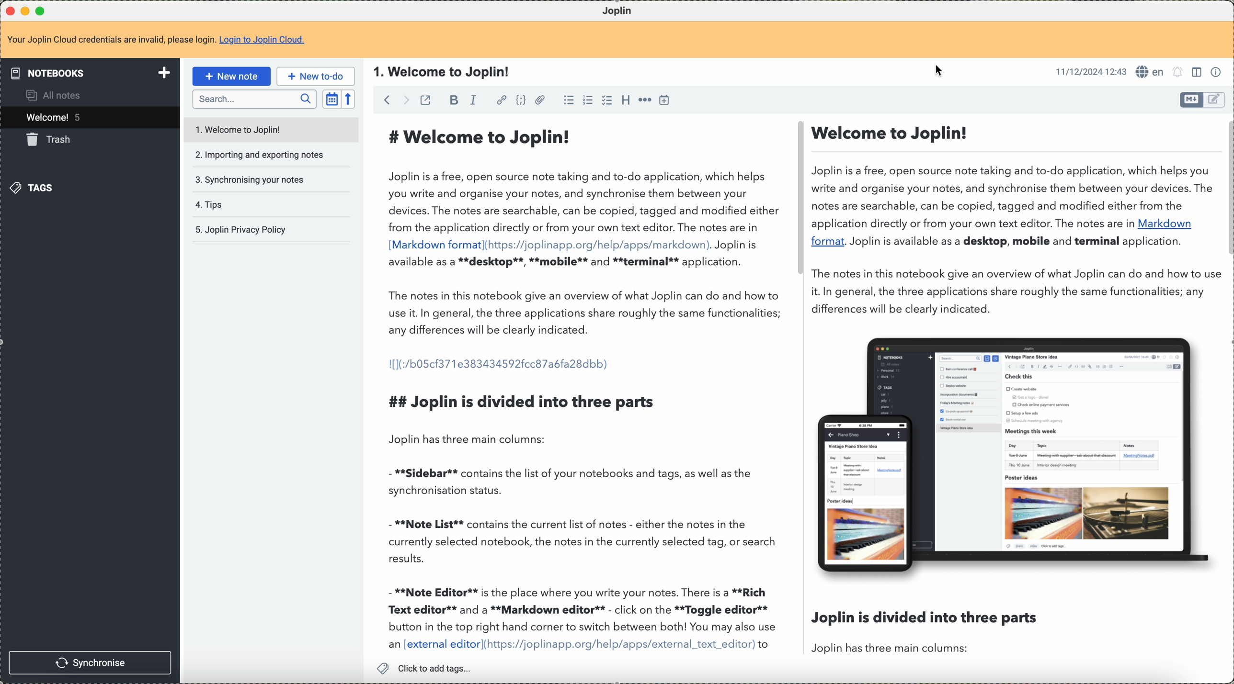 This screenshot has height=684, width=1234. I want to click on toggle editor, so click(1191, 100).